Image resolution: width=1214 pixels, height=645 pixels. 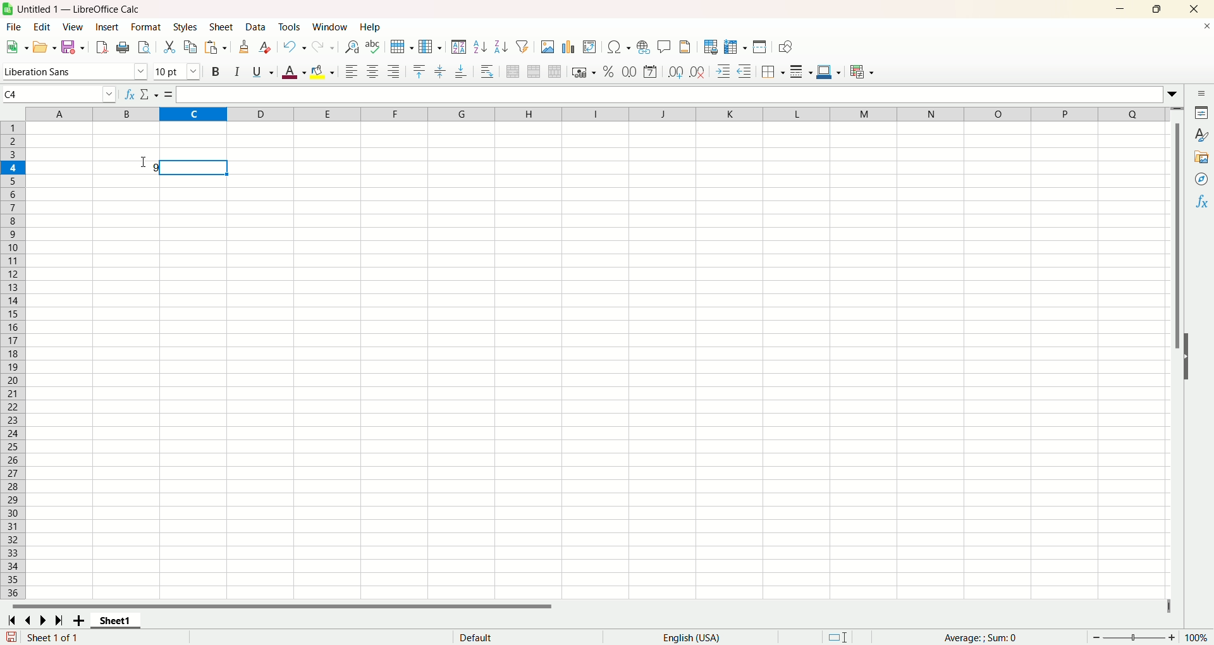 I want to click on sheet number, so click(x=94, y=637).